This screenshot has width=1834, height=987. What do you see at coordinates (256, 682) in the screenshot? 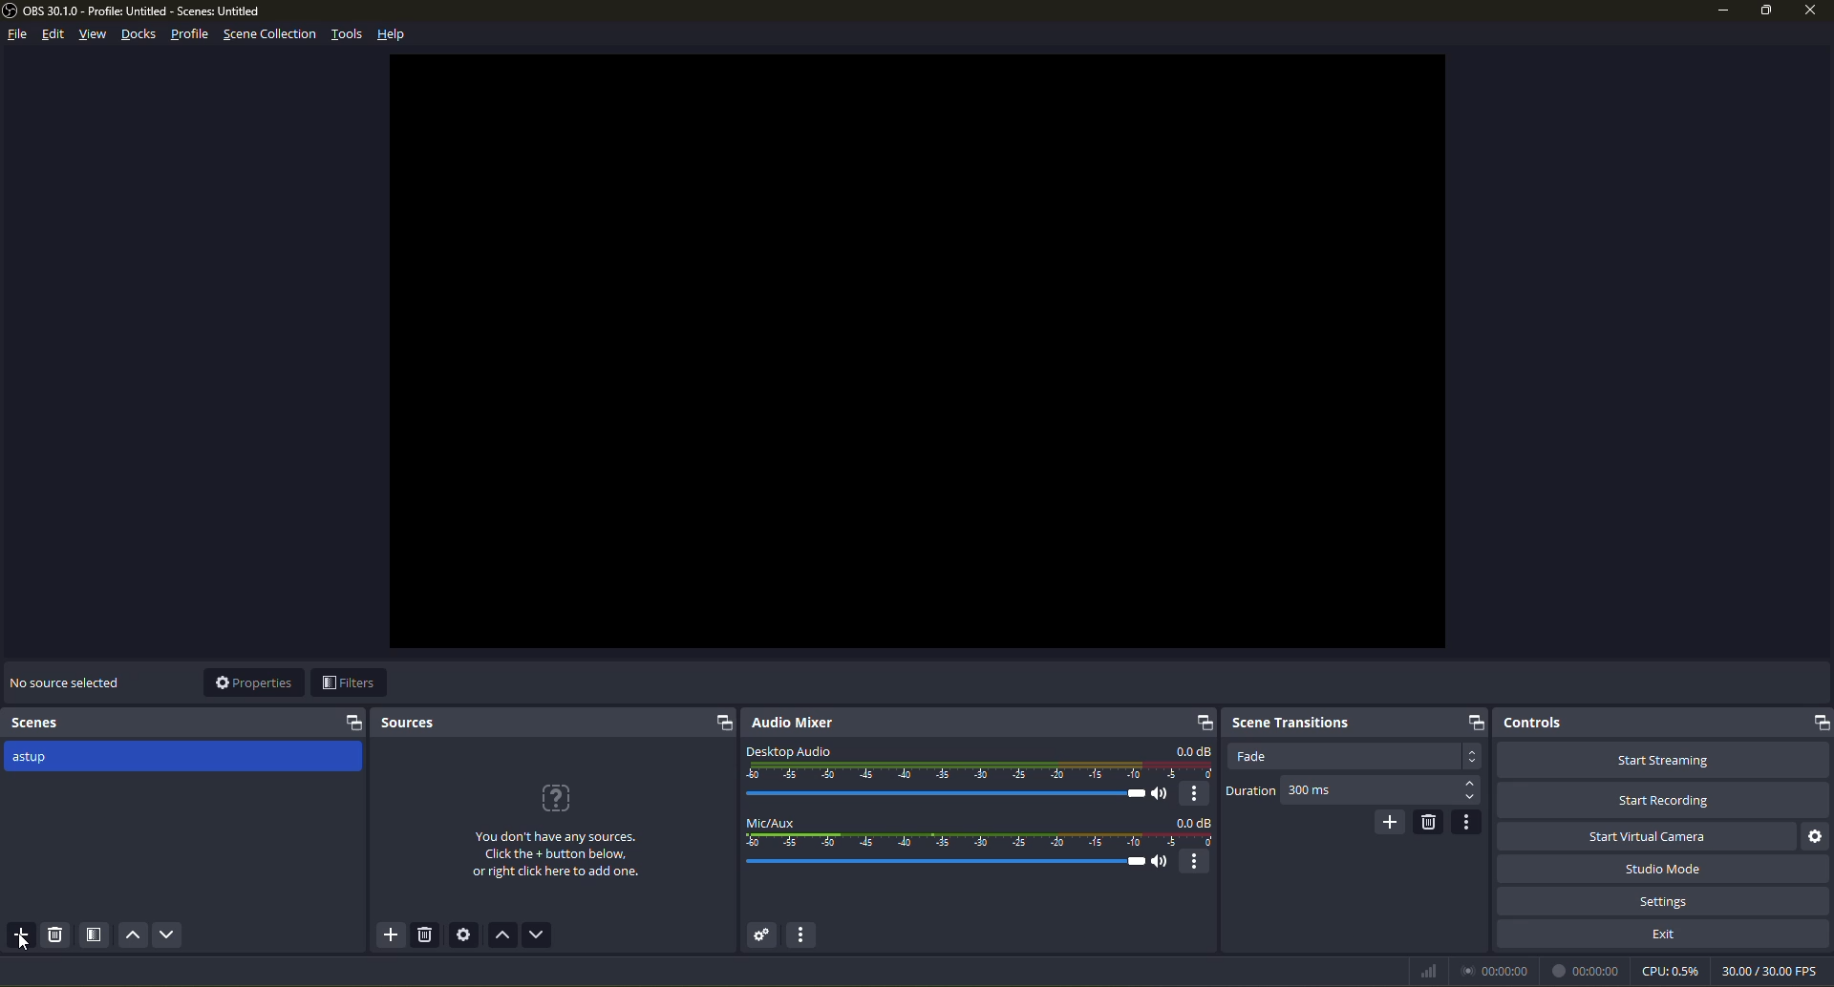
I see `properties` at bounding box center [256, 682].